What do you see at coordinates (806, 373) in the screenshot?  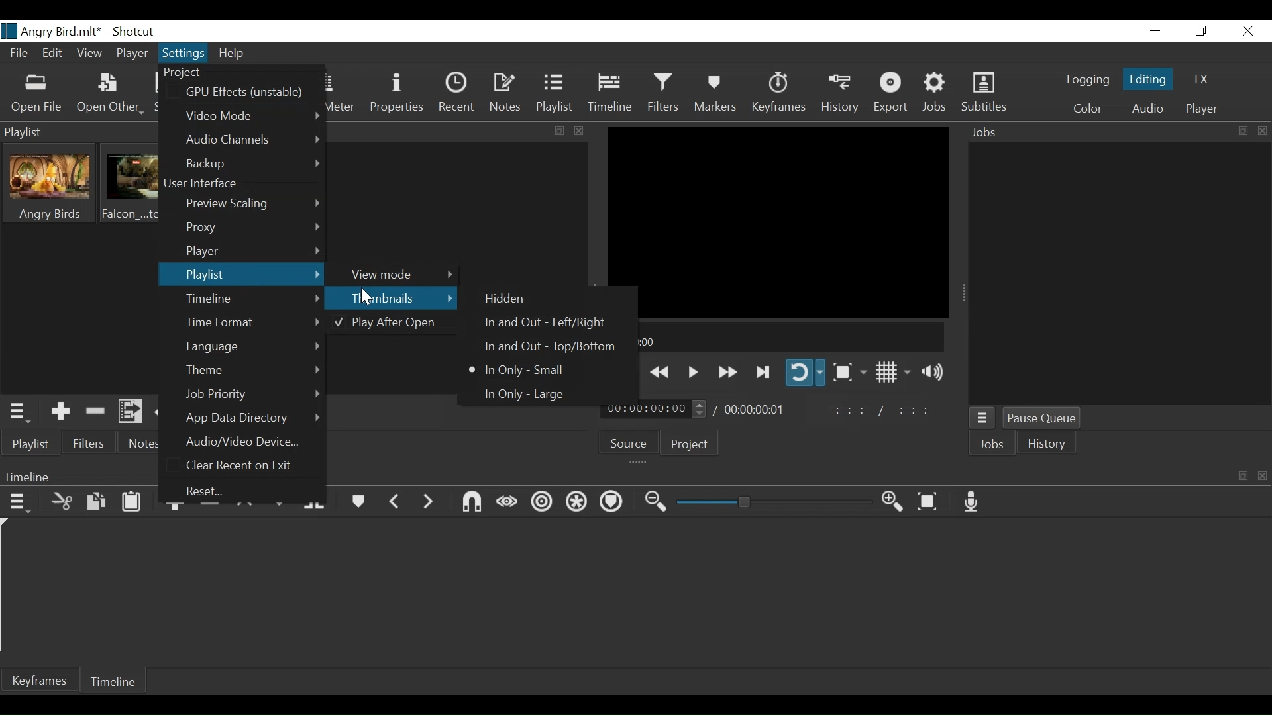 I see `Toggle player looping` at bounding box center [806, 373].